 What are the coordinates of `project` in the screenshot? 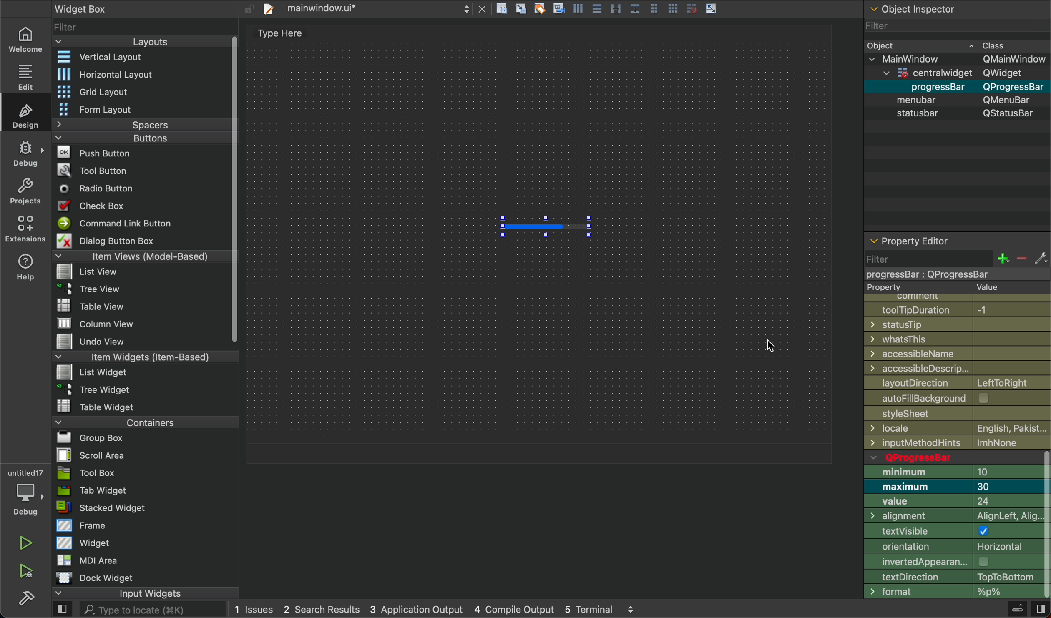 It's located at (26, 191).